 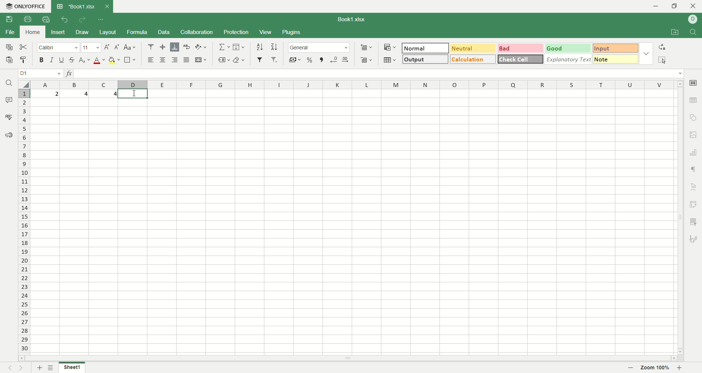 I want to click on text art settings, so click(x=694, y=186).